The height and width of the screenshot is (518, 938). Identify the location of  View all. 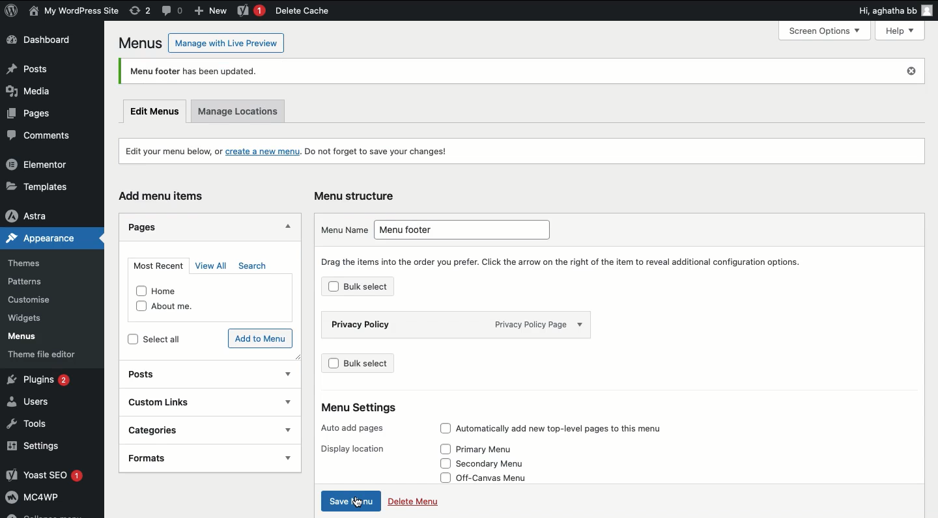
(212, 267).